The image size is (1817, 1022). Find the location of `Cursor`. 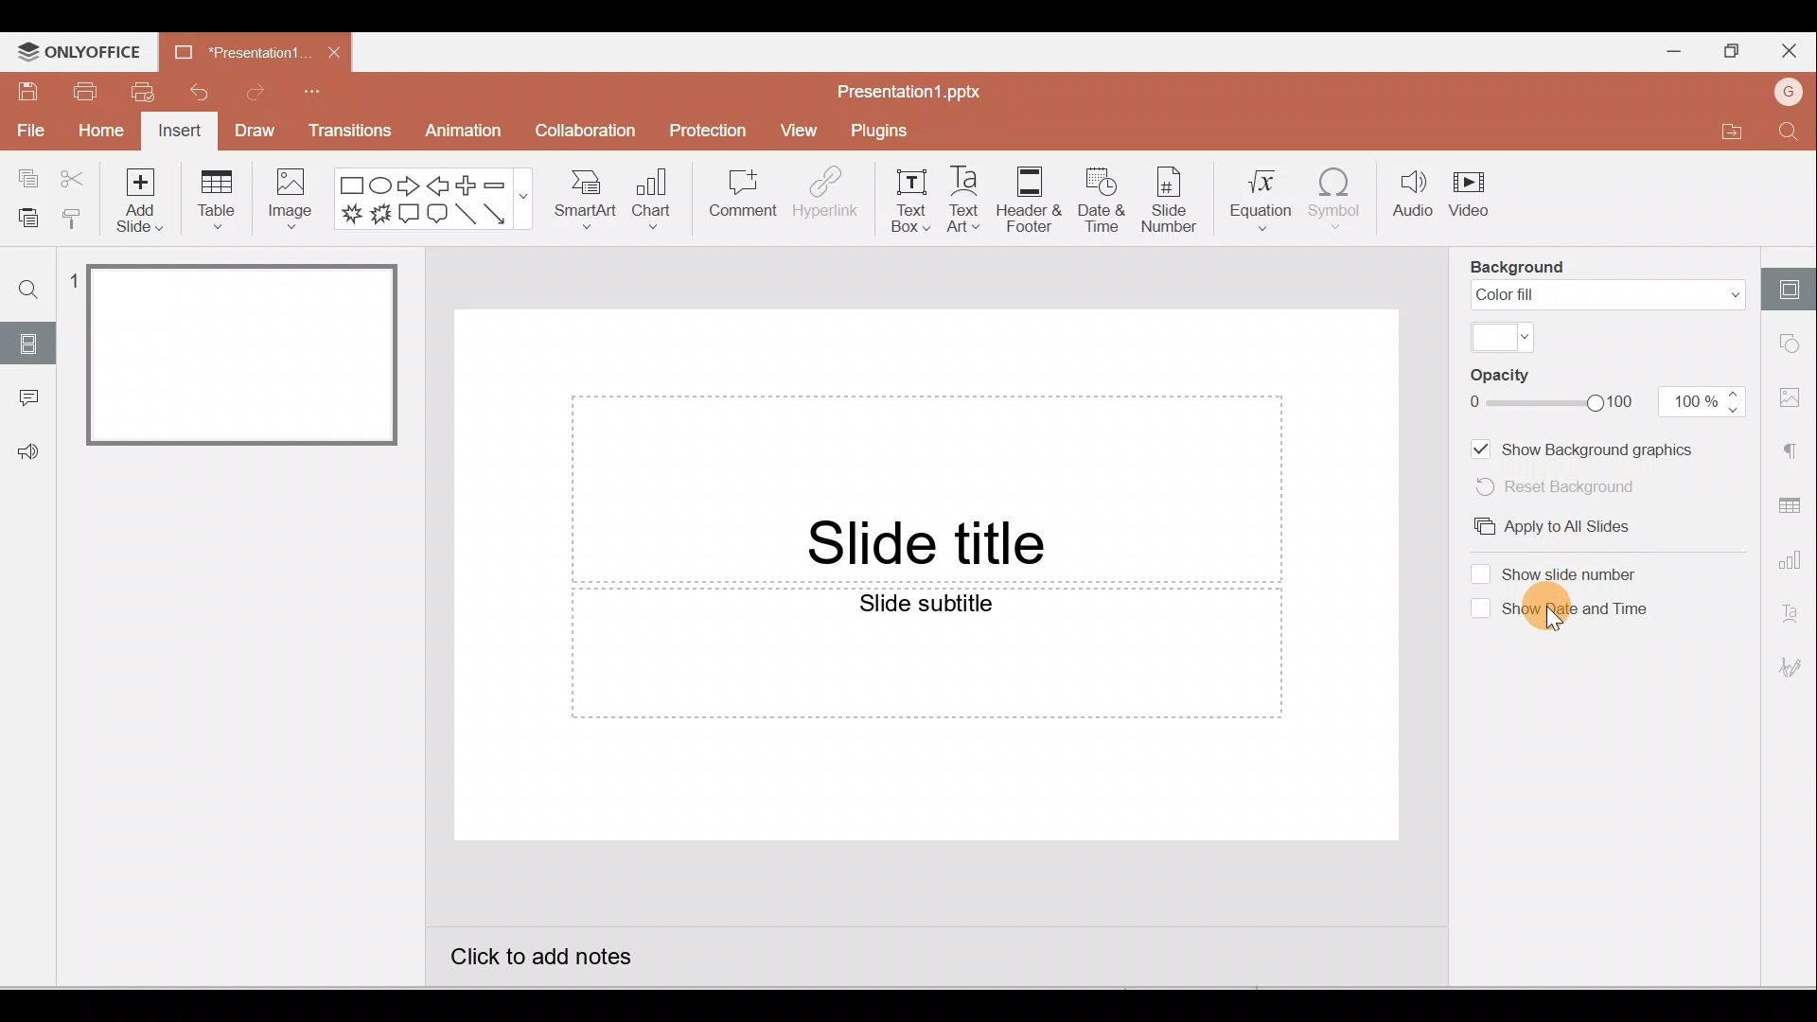

Cursor is located at coordinates (1554, 618).